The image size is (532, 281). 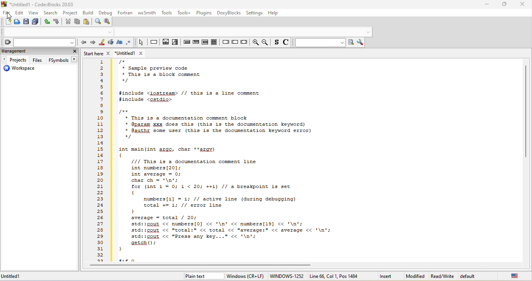 What do you see at coordinates (154, 42) in the screenshot?
I see `instruction` at bounding box center [154, 42].